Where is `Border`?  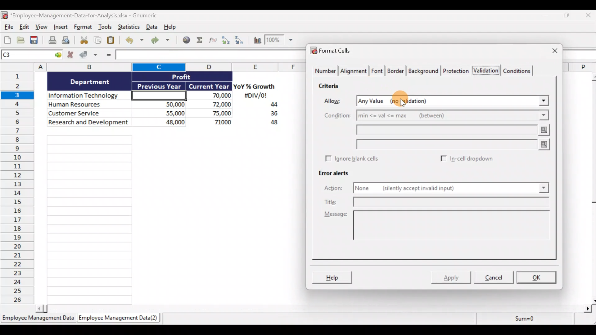 Border is located at coordinates (396, 71).